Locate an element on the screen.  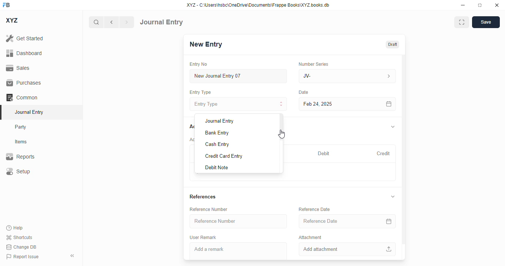
scroll bar is located at coordinates (282, 144).